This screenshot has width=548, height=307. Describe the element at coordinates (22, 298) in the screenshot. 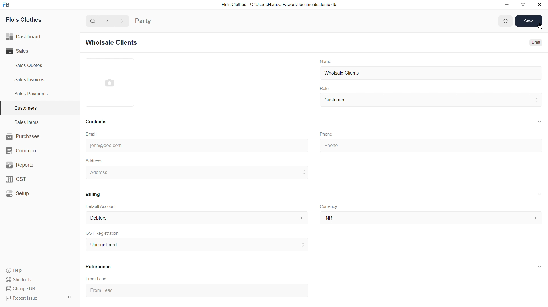

I see `Report Issue` at that location.